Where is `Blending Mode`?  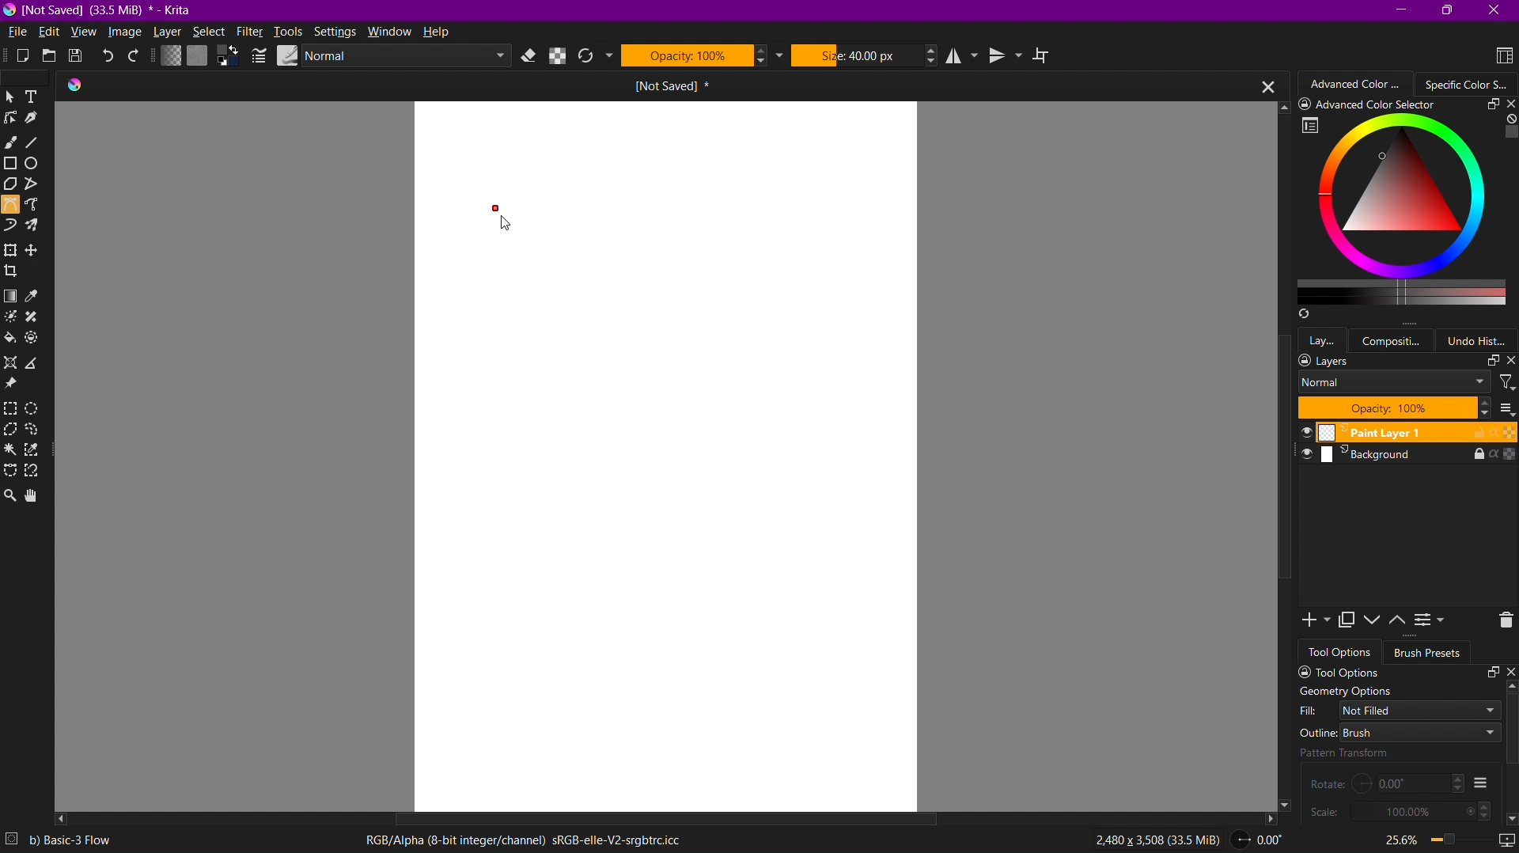 Blending Mode is located at coordinates (390, 56).